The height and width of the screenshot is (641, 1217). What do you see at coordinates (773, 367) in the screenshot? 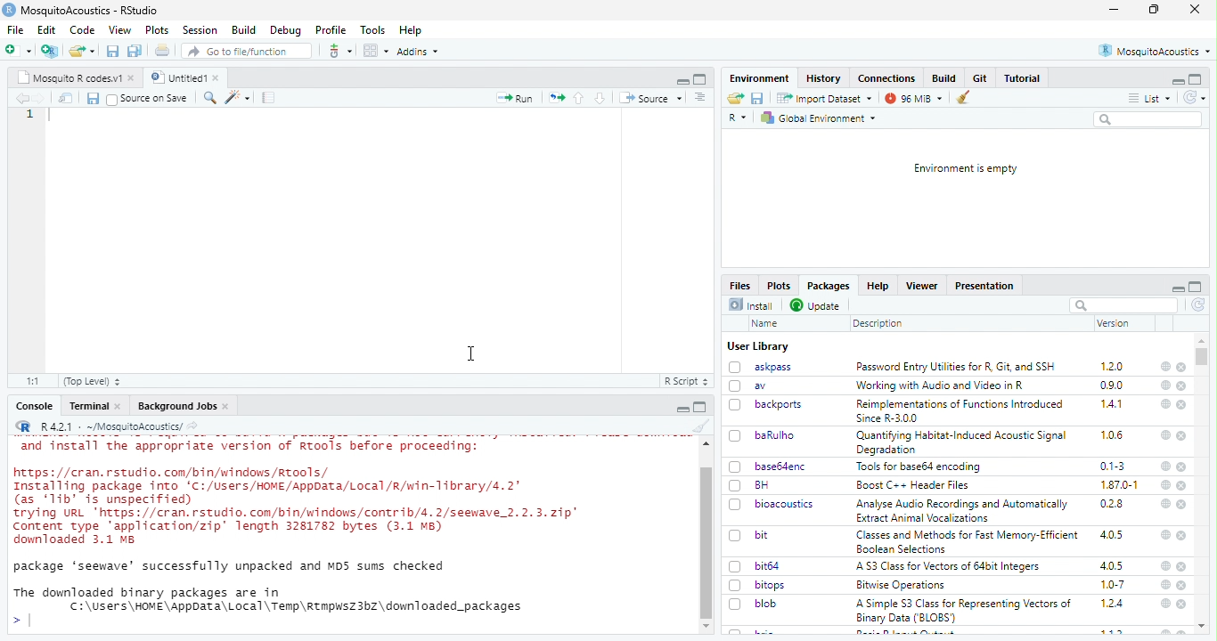
I see `askpass` at bounding box center [773, 367].